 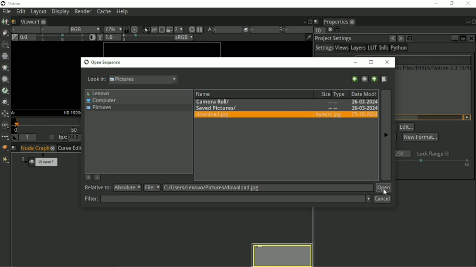 I want to click on Maximize, so click(x=463, y=38).